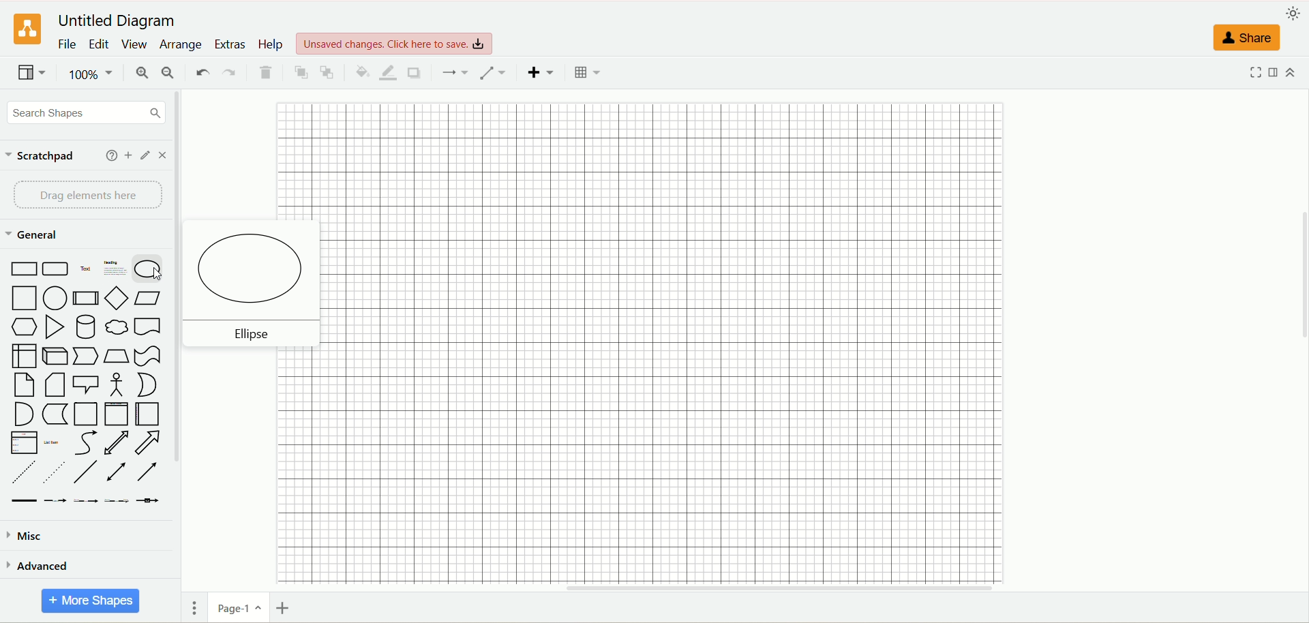 The image size is (1309, 623). I want to click on share, so click(1247, 40).